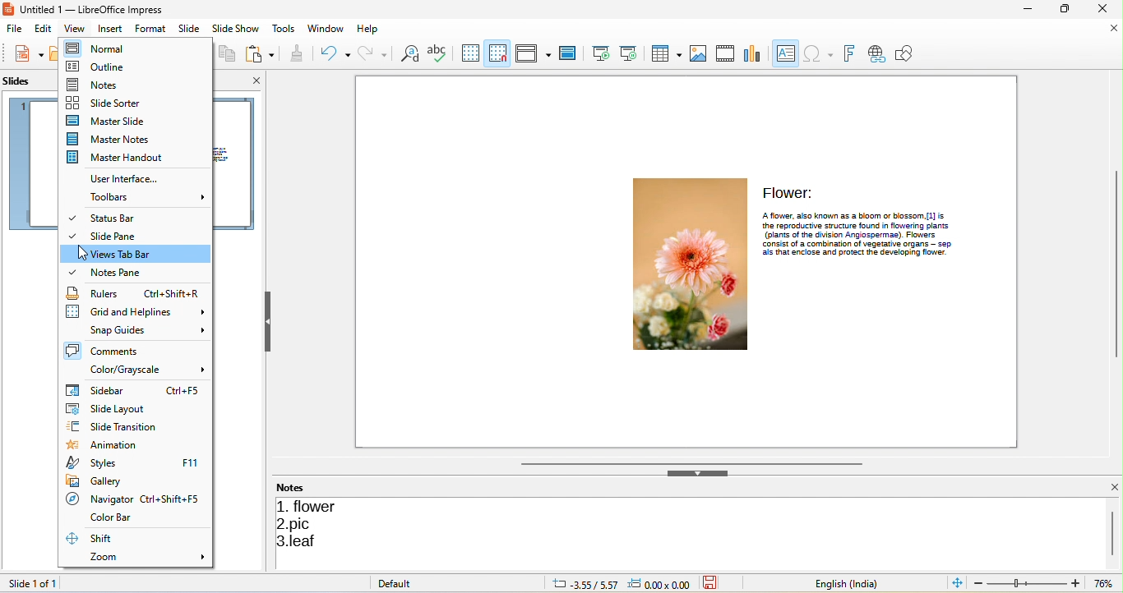 The height and width of the screenshot is (593, 1123). I want to click on chart, so click(750, 53).